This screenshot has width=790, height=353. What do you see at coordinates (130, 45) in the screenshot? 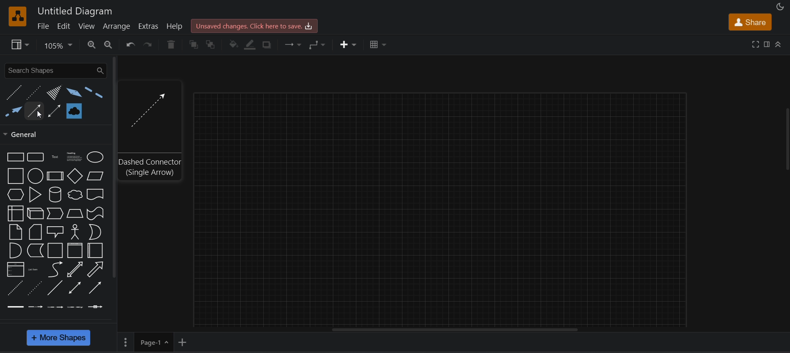
I see `undo` at bounding box center [130, 45].